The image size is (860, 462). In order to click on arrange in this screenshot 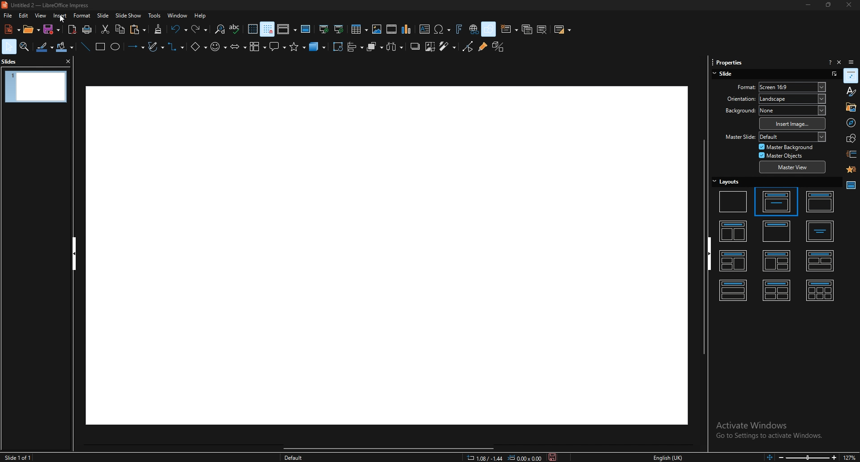, I will do `click(374, 47)`.